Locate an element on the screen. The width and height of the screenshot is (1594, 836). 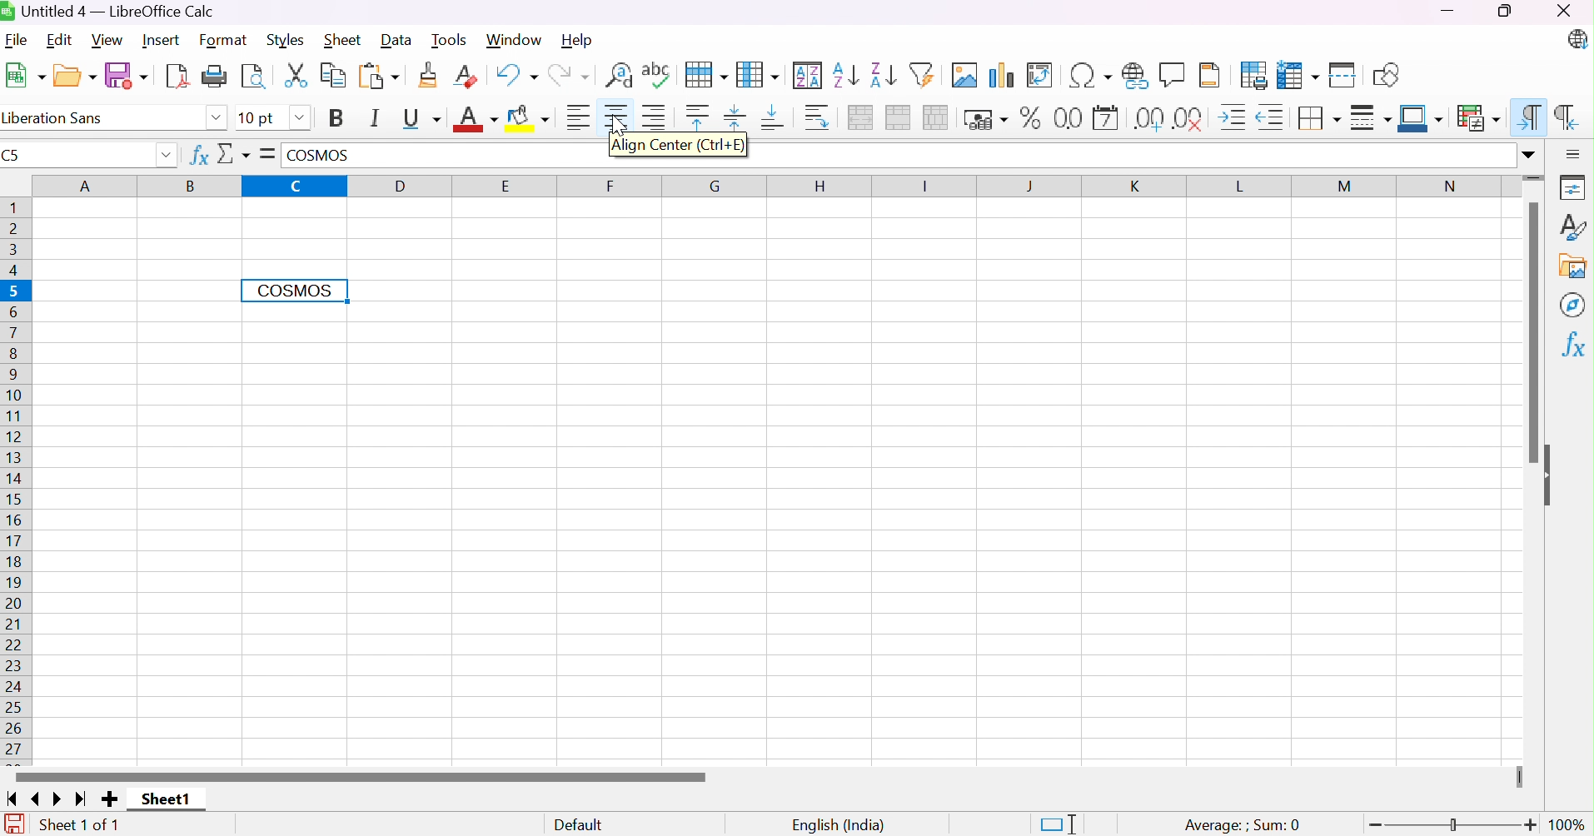
Scroll to Next Sheet is located at coordinates (58, 799).